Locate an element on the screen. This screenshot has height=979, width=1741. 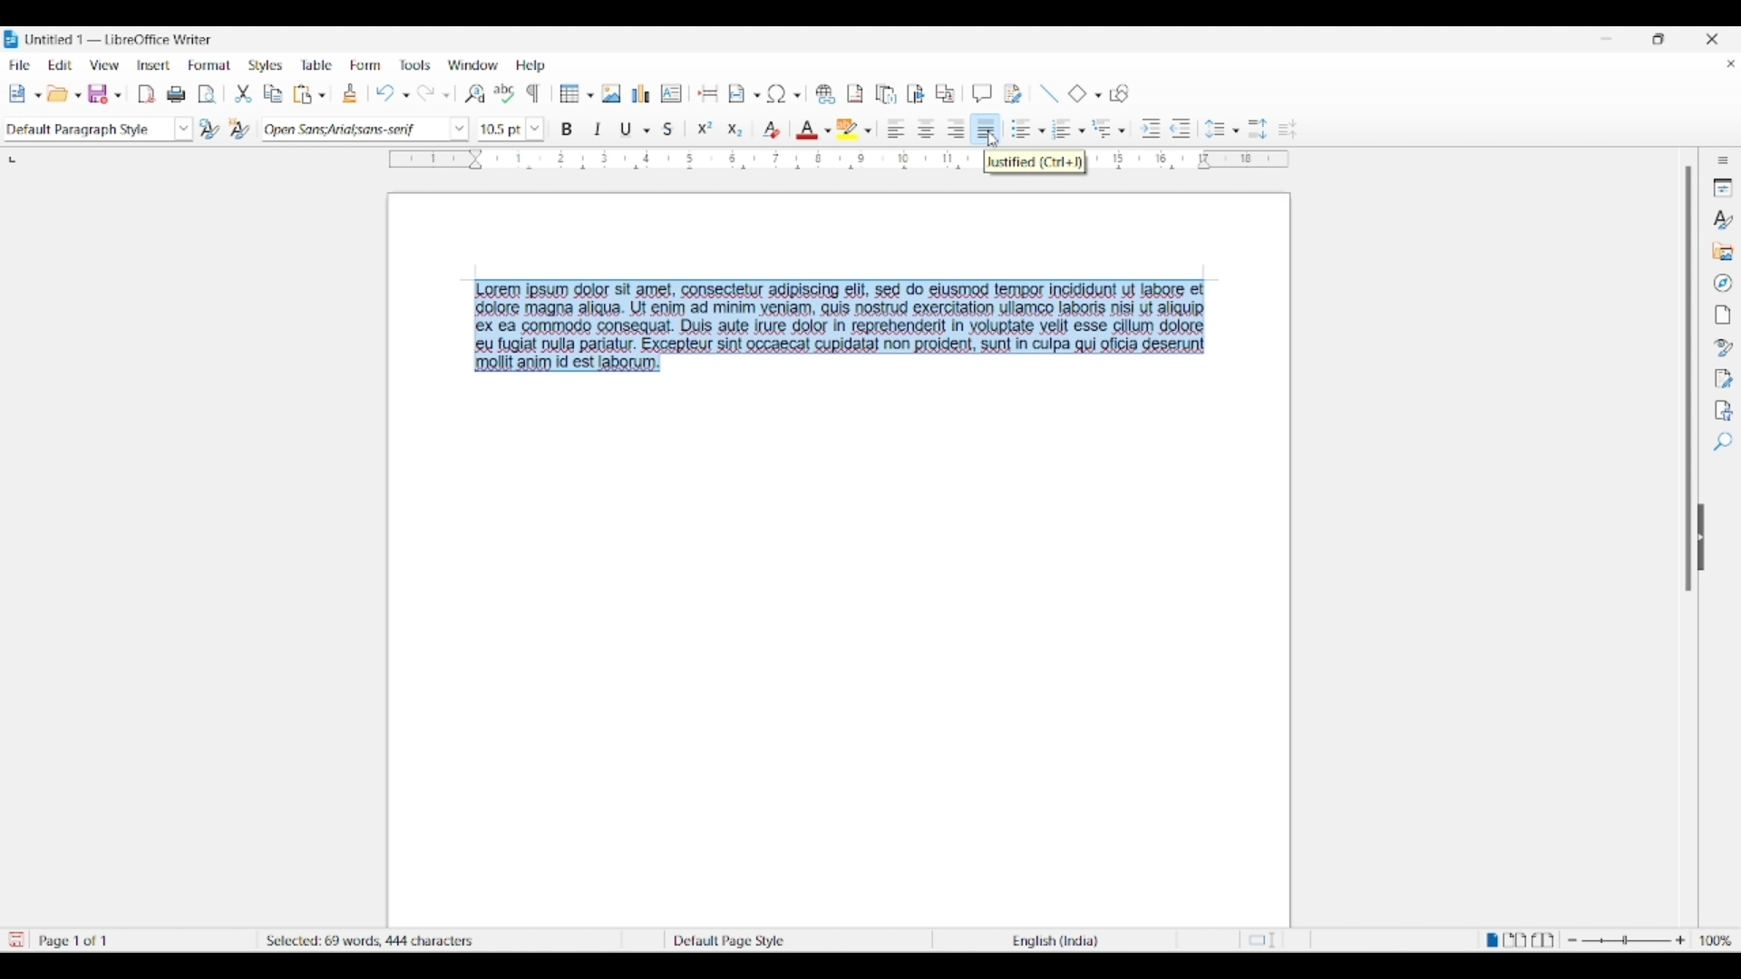
Bold is located at coordinates (568, 129).